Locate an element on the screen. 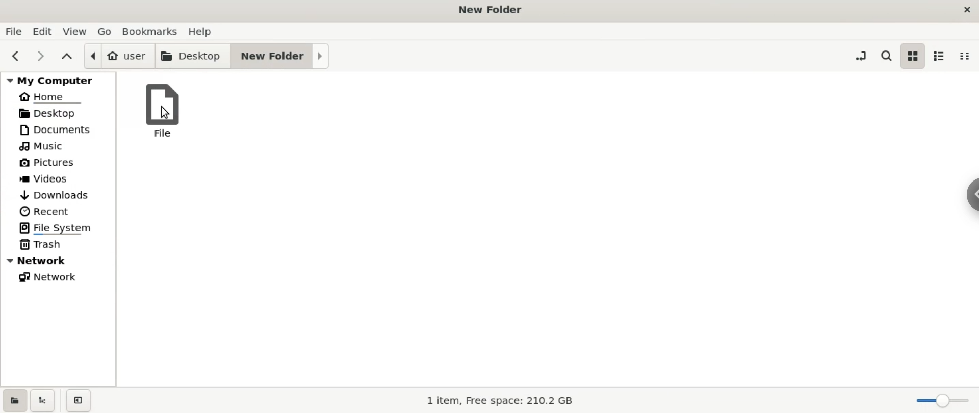  user is located at coordinates (119, 56).